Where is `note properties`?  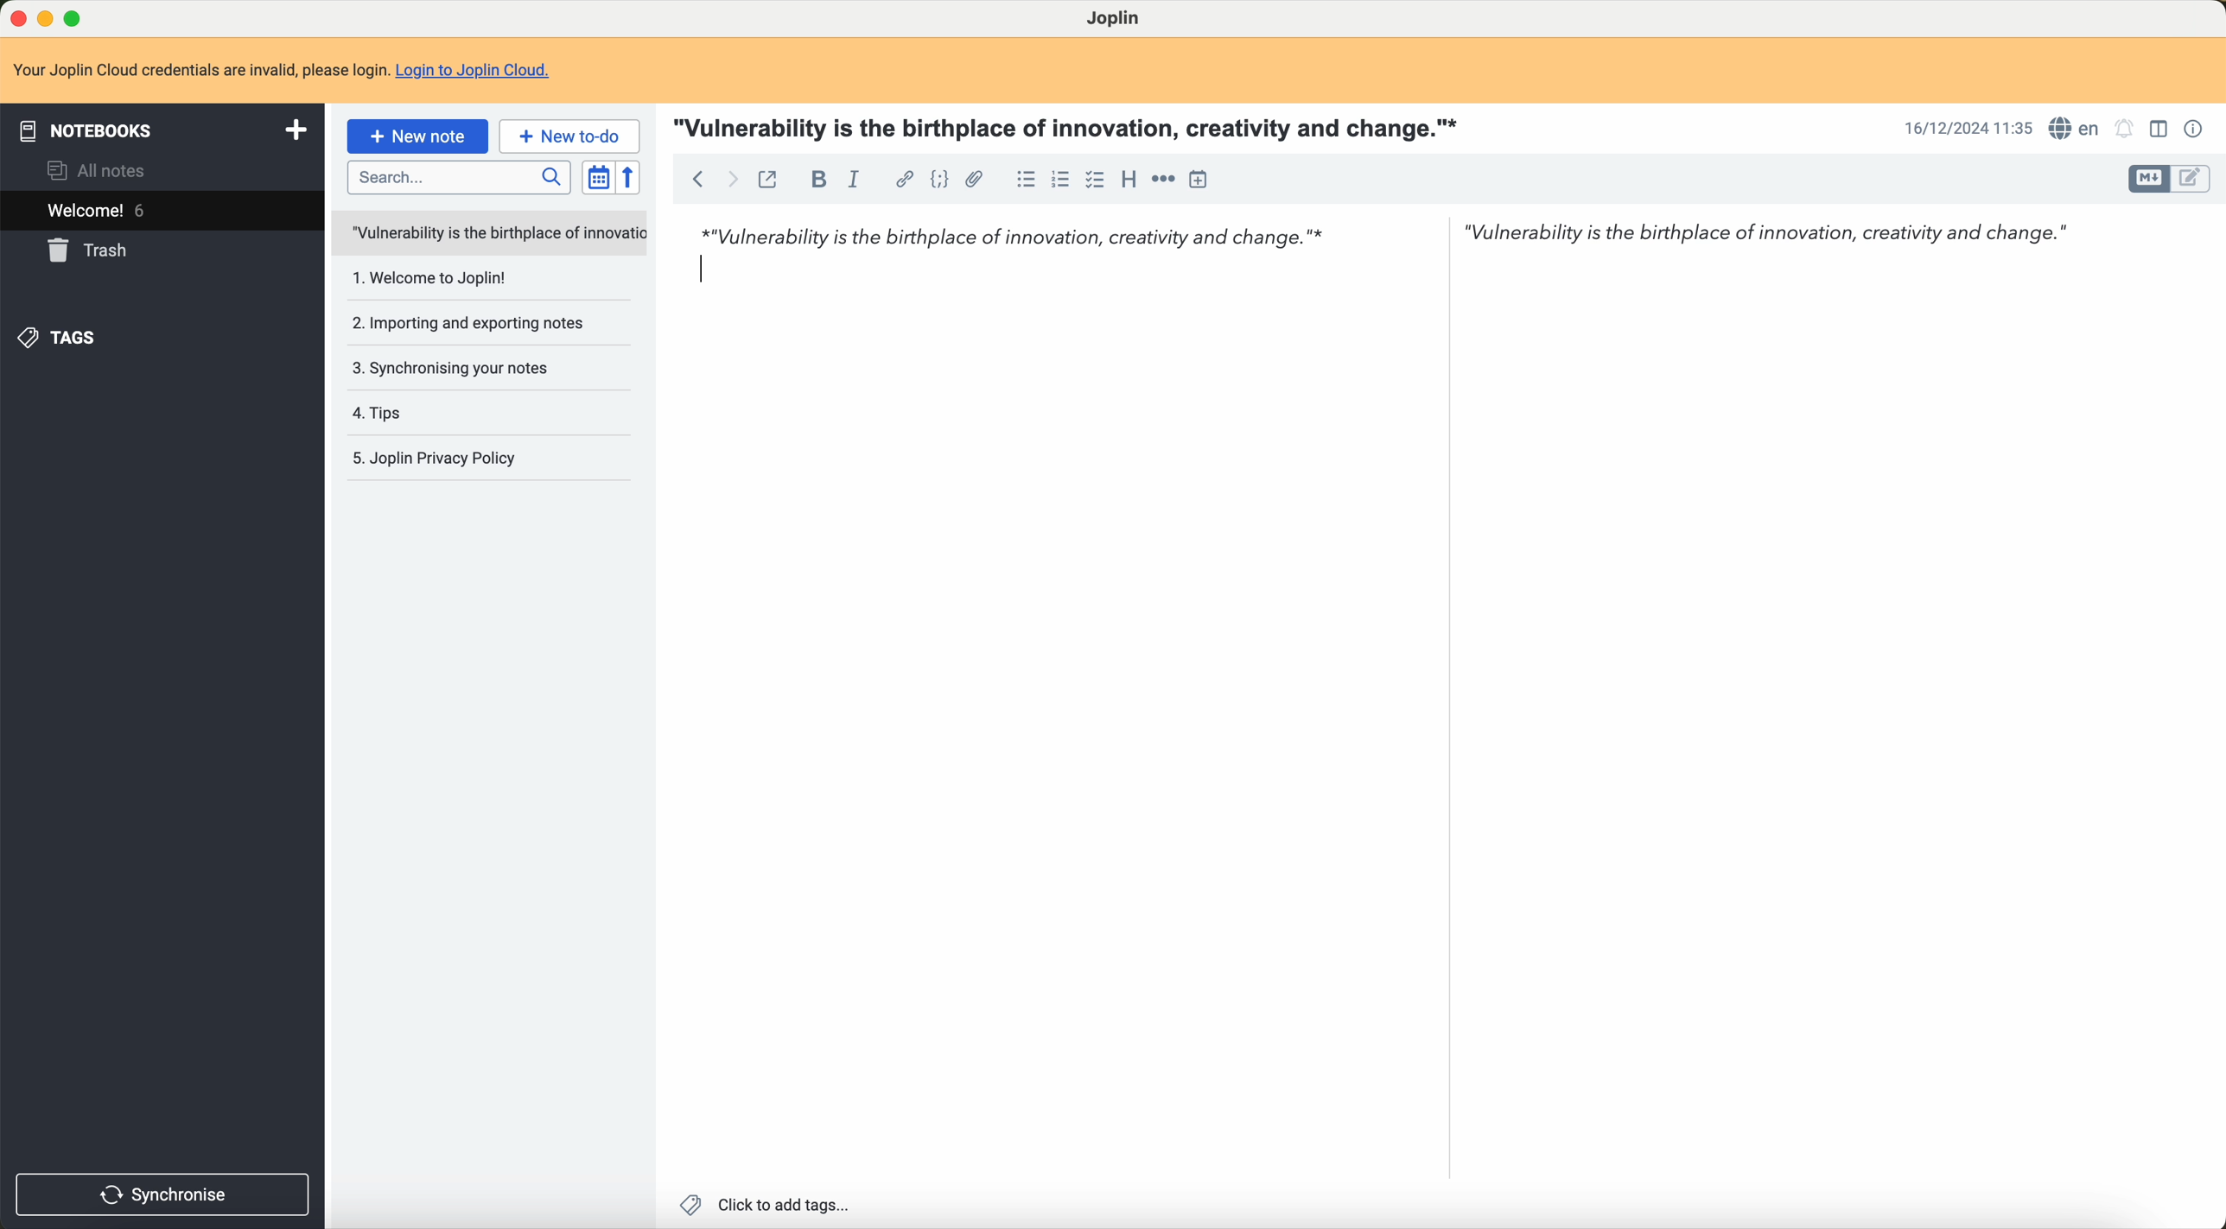
note properties is located at coordinates (2195, 129).